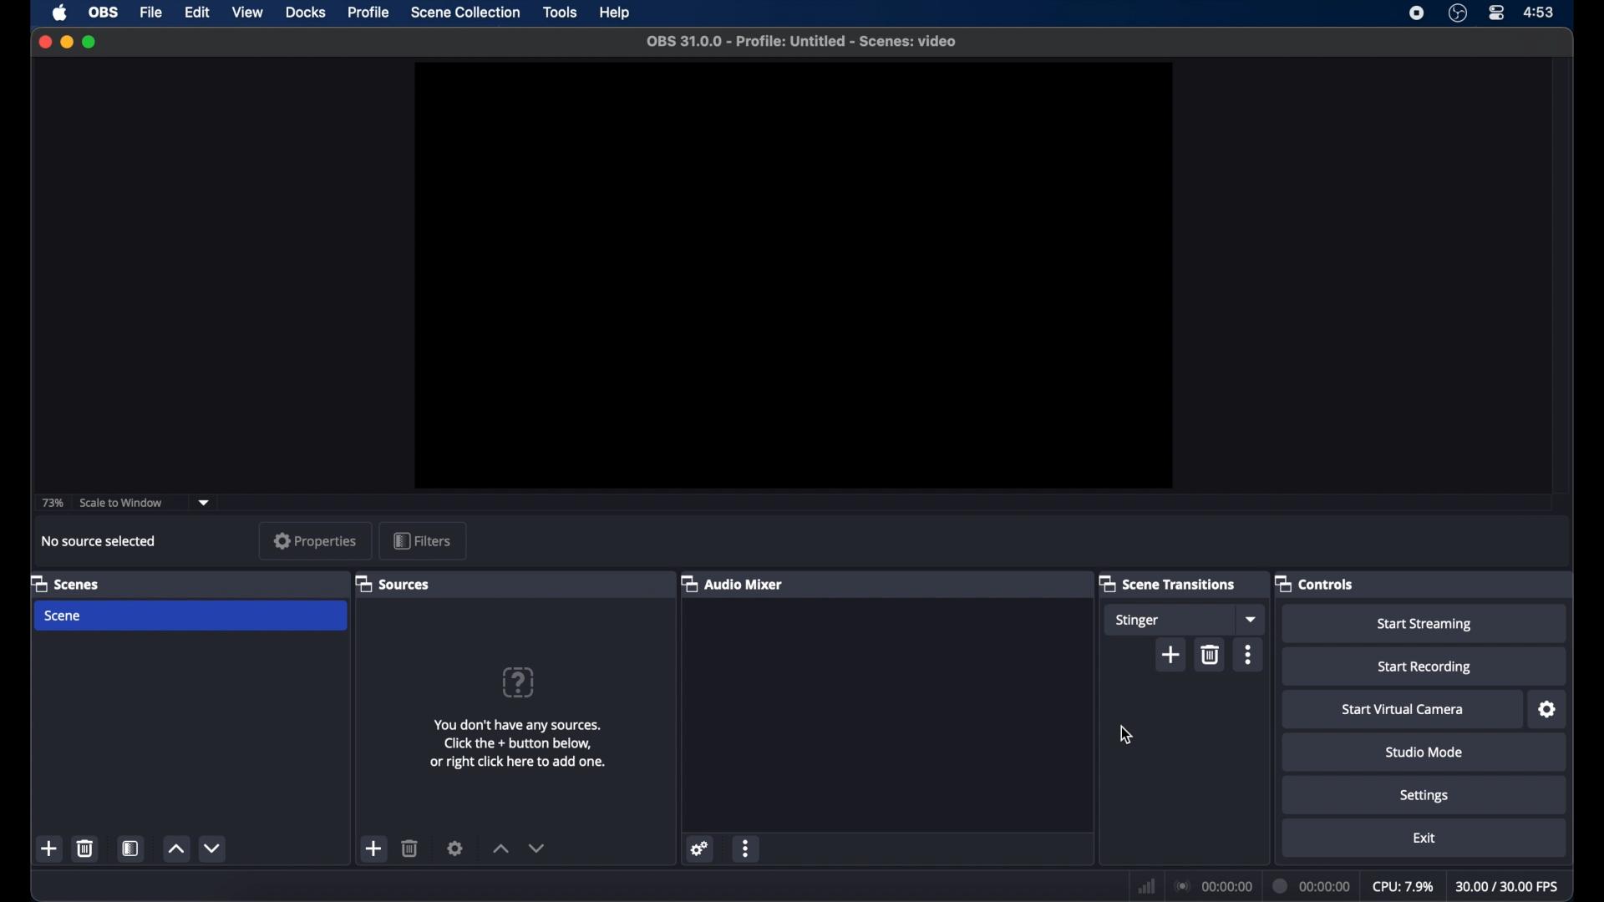  Describe the element at coordinates (733, 585) in the screenshot. I see `audio mixer` at that location.